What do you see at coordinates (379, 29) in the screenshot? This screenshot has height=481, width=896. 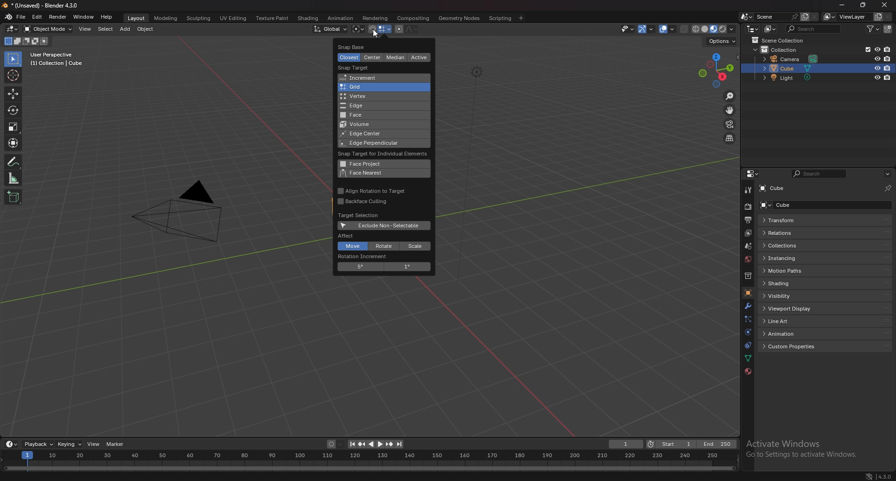 I see `snapping` at bounding box center [379, 29].